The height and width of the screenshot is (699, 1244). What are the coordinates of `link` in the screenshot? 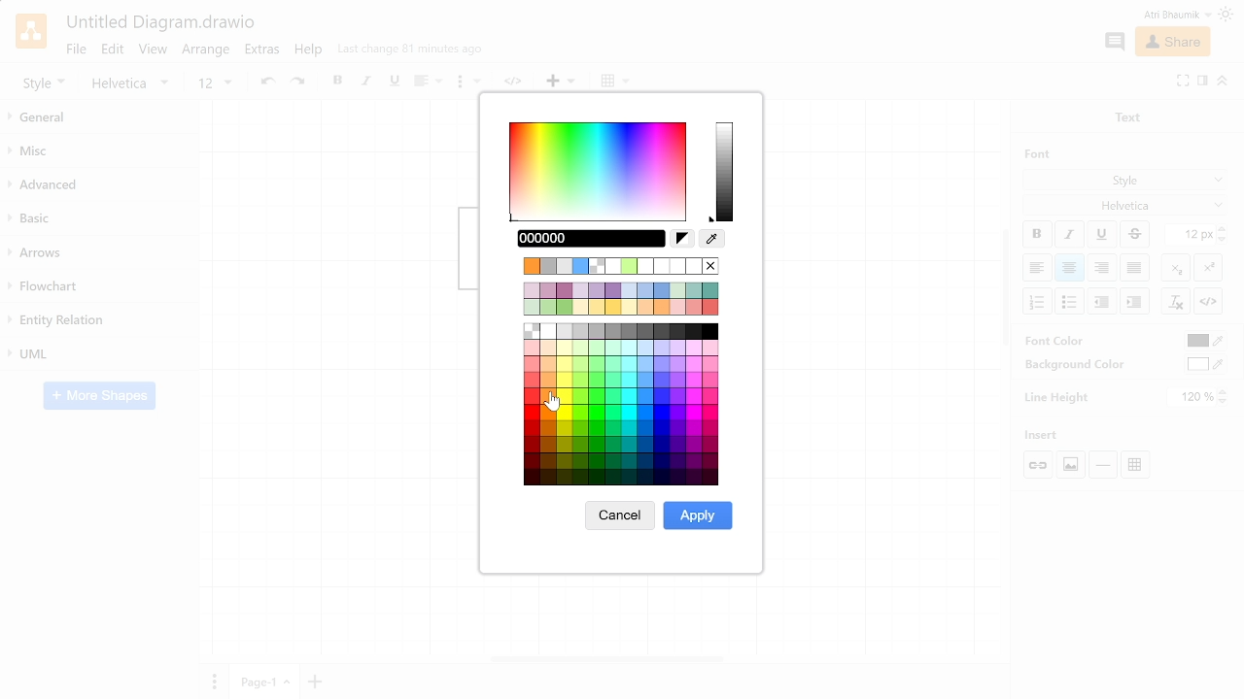 It's located at (517, 83).